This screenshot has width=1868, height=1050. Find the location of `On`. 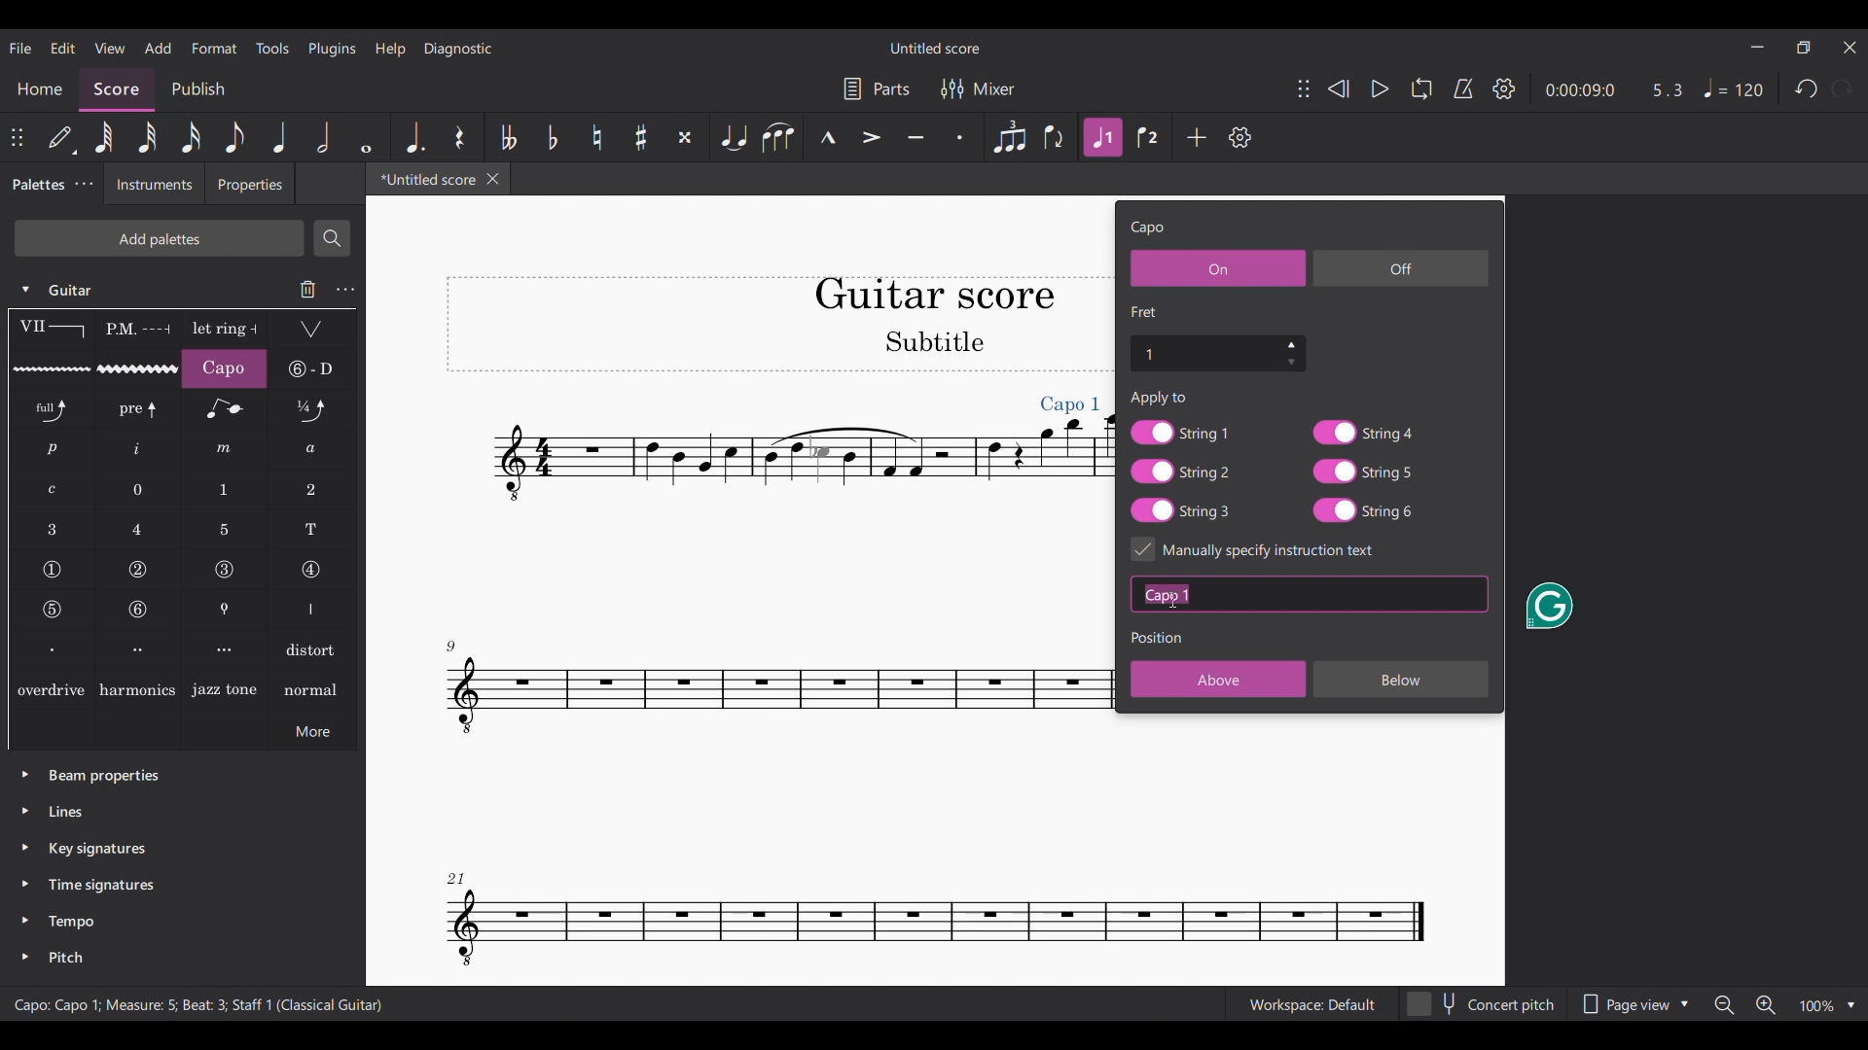

On is located at coordinates (1218, 267).